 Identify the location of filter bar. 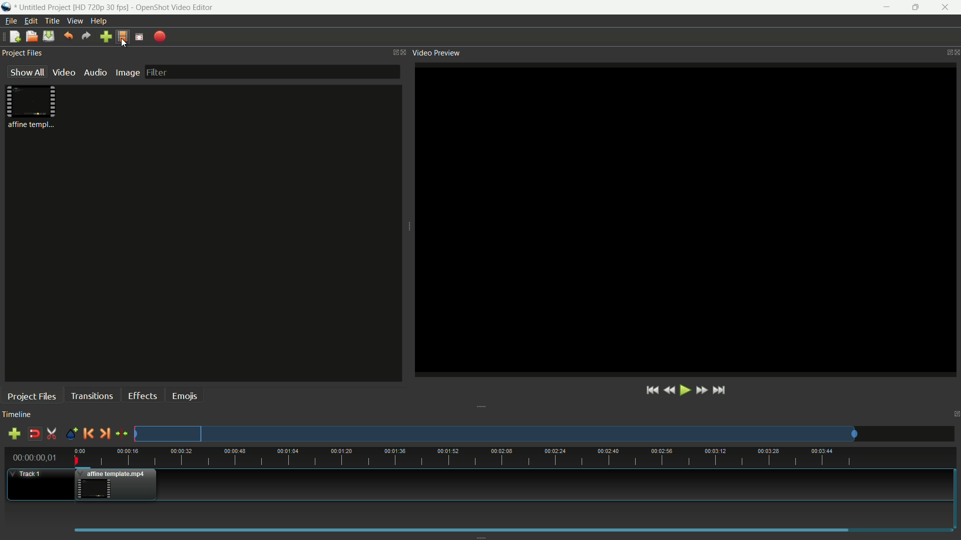
(273, 72).